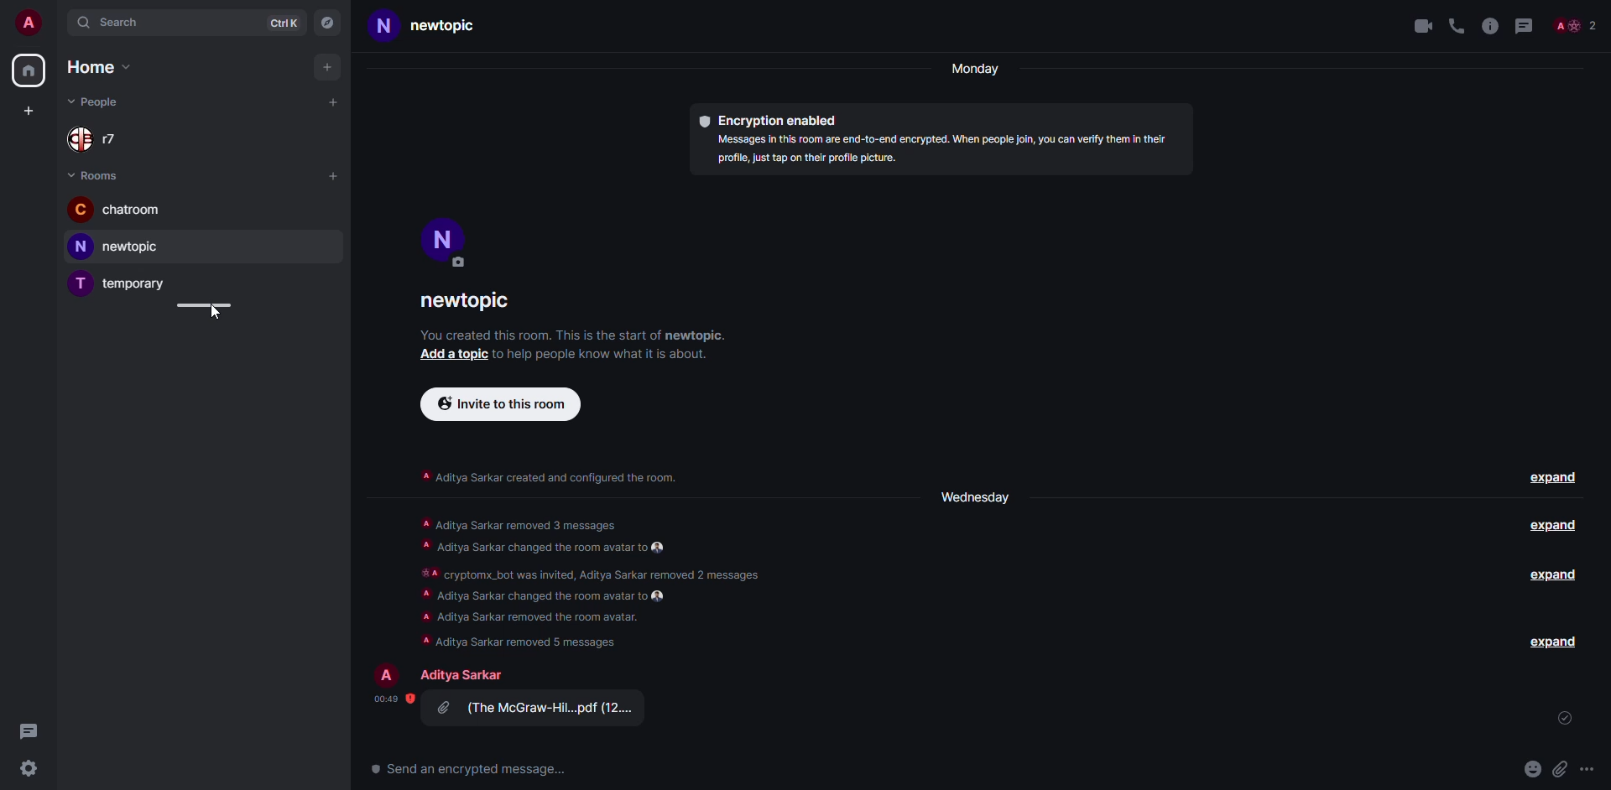  I want to click on emoji, so click(1534, 768).